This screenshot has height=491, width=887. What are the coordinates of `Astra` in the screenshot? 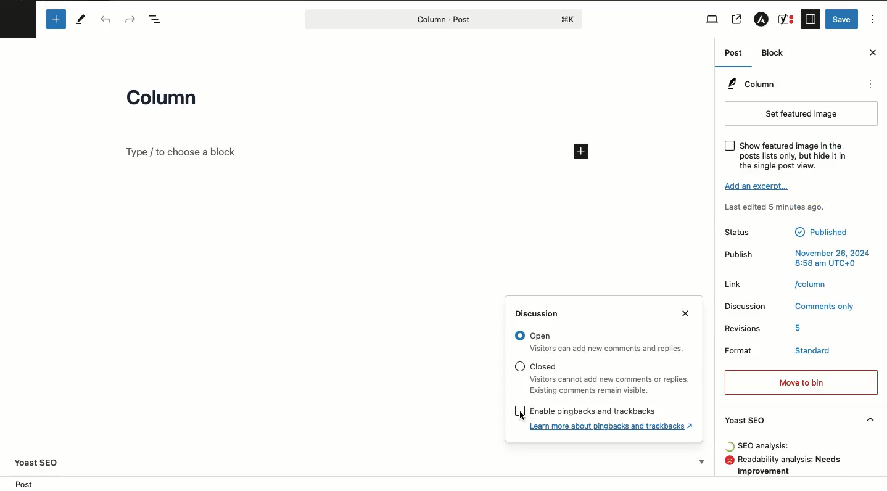 It's located at (763, 19).